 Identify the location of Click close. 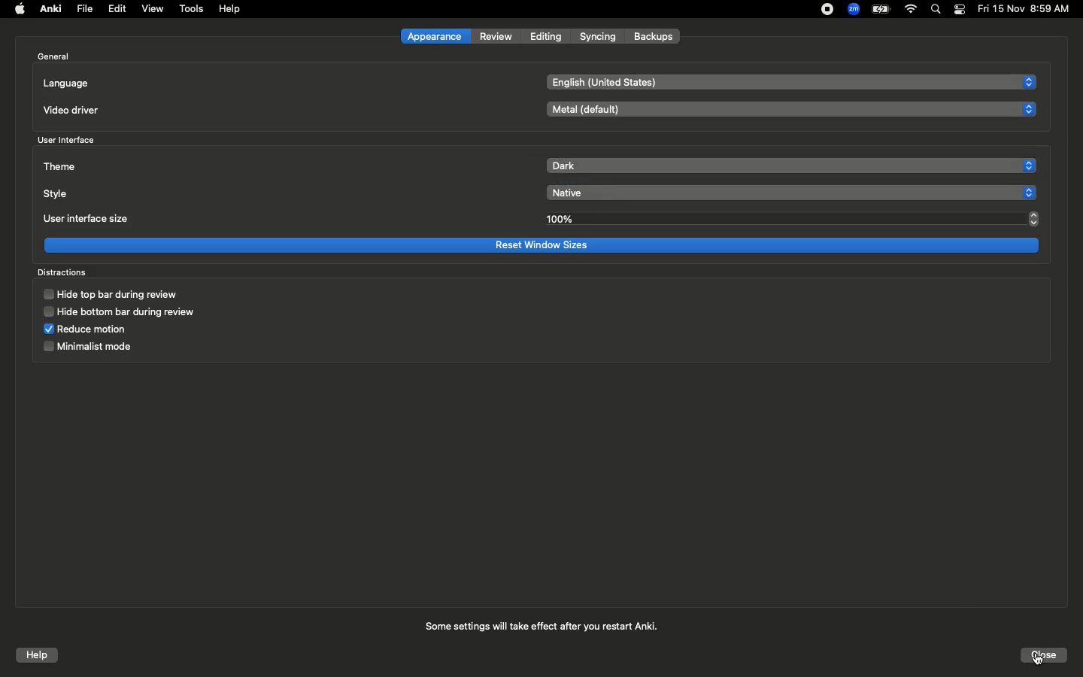
(1043, 654).